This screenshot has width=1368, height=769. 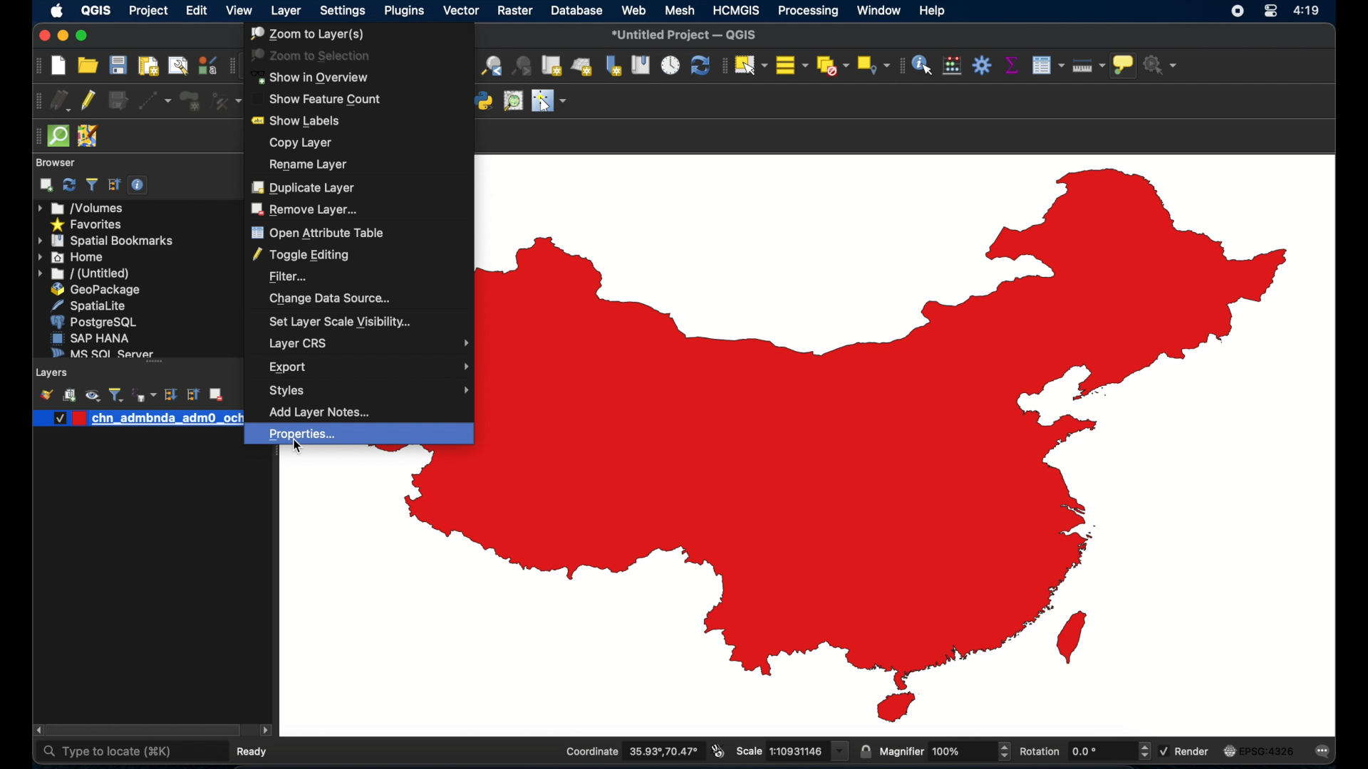 What do you see at coordinates (582, 67) in the screenshot?
I see `new 3d map view` at bounding box center [582, 67].